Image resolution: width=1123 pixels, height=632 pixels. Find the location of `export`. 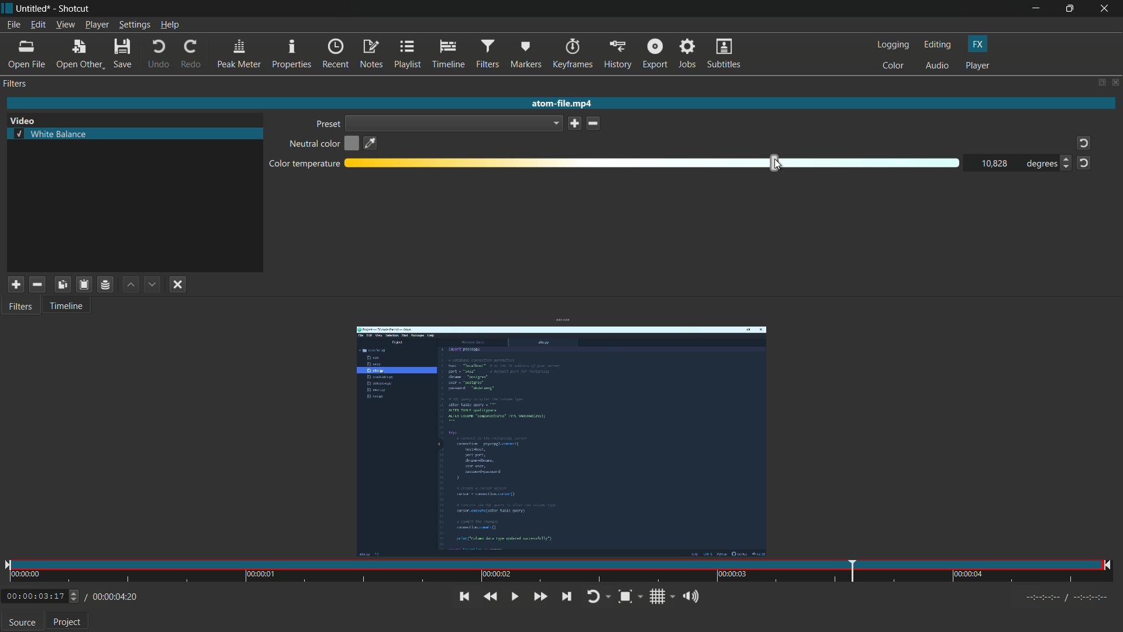

export is located at coordinates (655, 53).